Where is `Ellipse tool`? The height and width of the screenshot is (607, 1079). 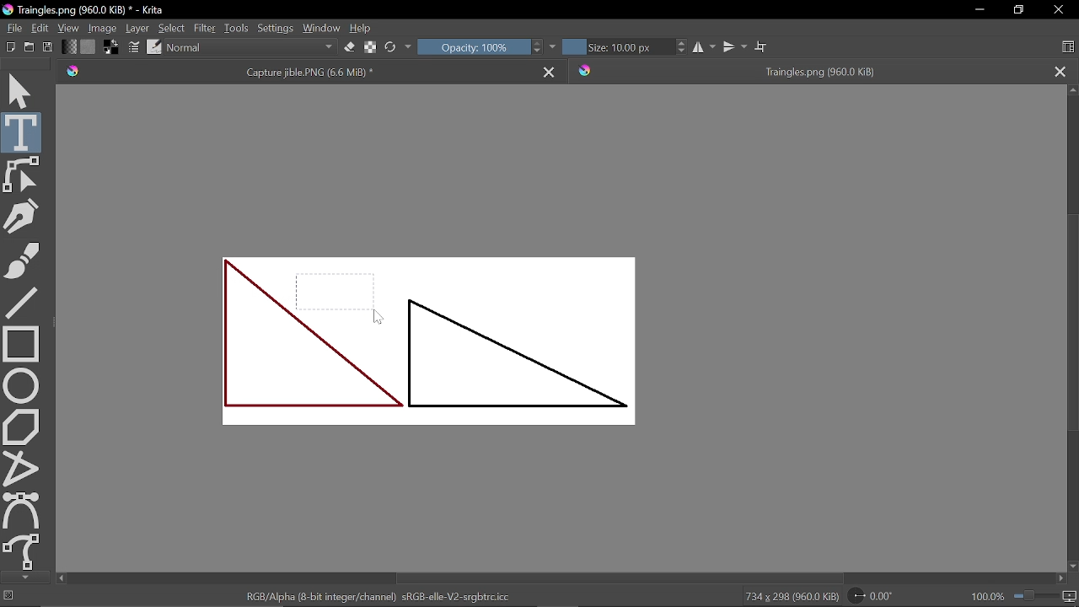
Ellipse tool is located at coordinates (21, 385).